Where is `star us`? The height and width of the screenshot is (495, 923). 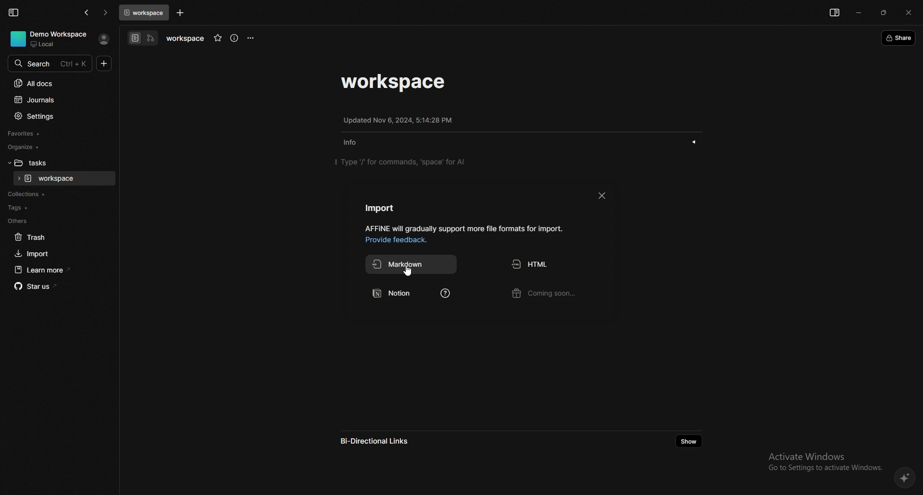
star us is located at coordinates (58, 286).